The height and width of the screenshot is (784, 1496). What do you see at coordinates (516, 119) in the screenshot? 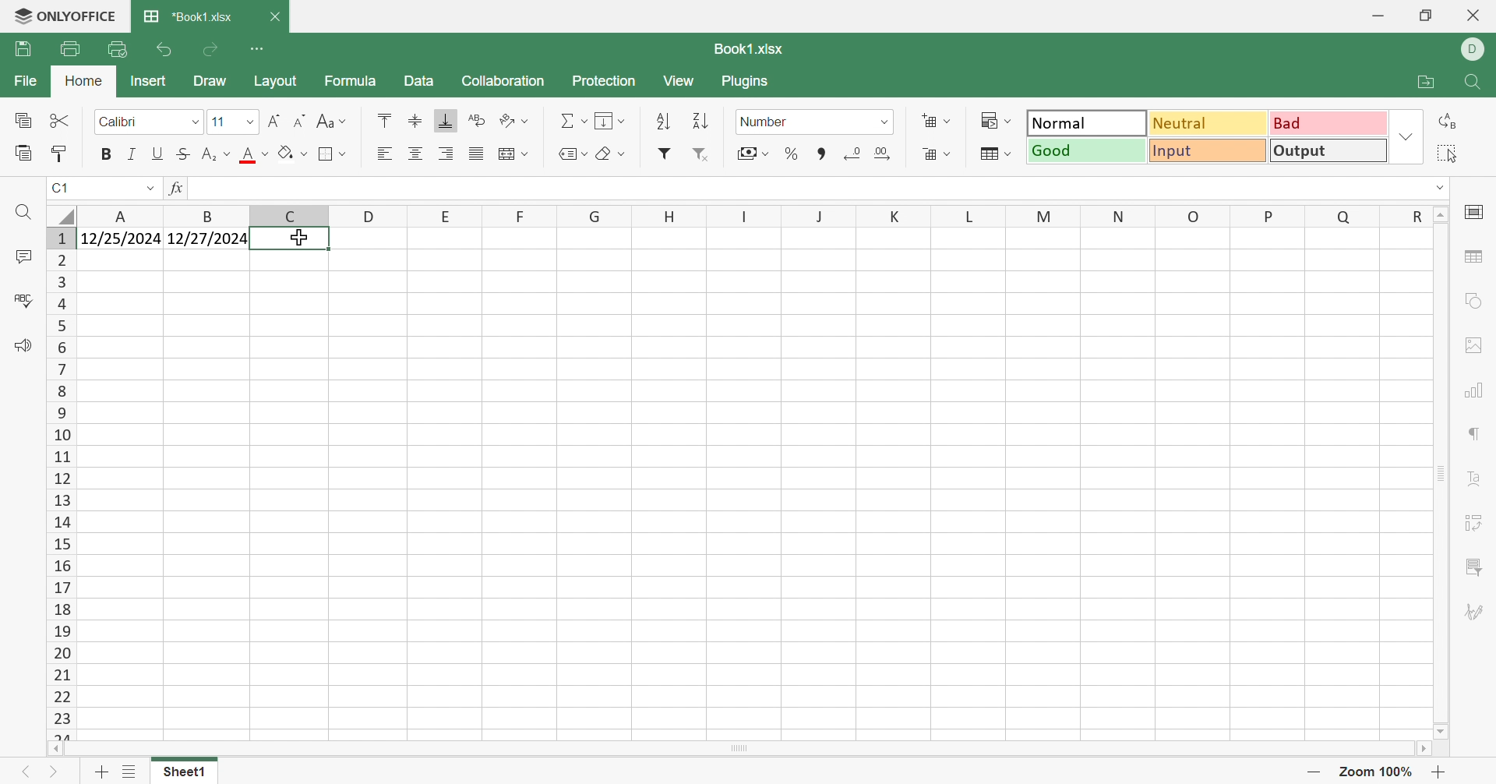
I see `Orientation` at bounding box center [516, 119].